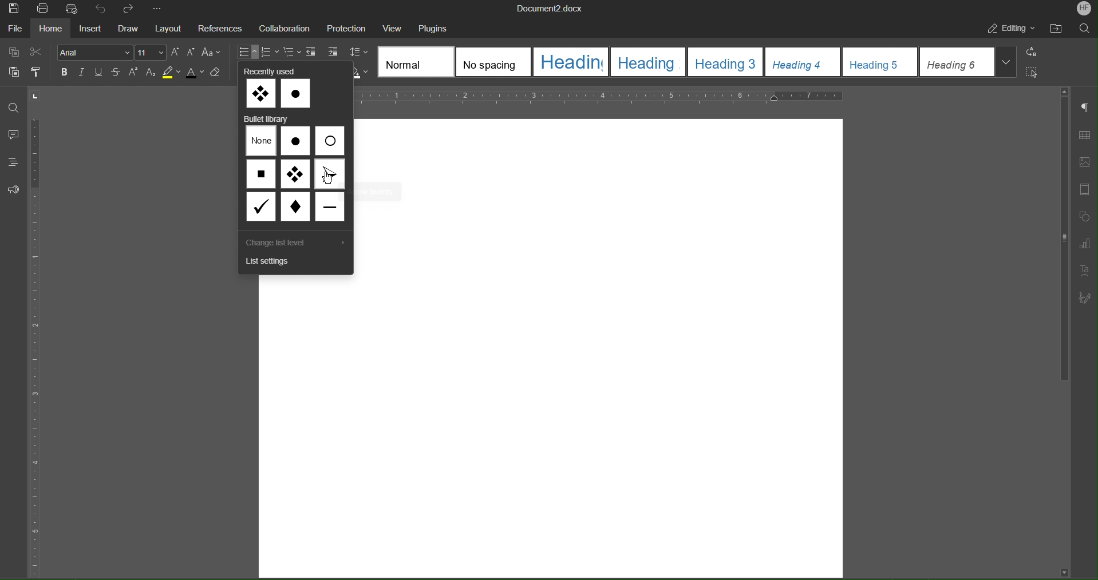 This screenshot has width=1098, height=580. I want to click on Superscript, so click(136, 72).